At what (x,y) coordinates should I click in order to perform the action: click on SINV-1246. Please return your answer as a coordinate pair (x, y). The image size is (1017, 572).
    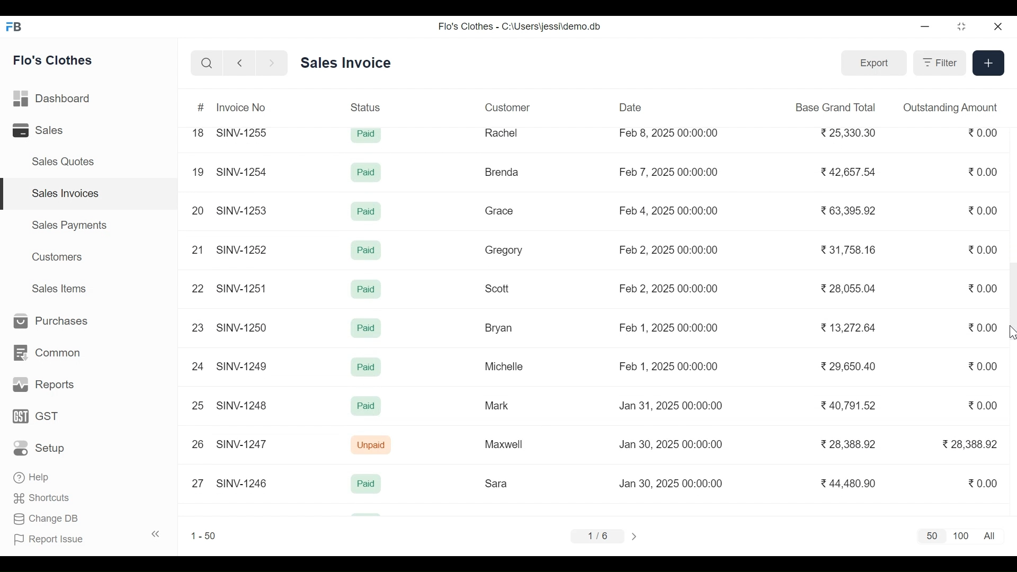
    Looking at the image, I should click on (242, 482).